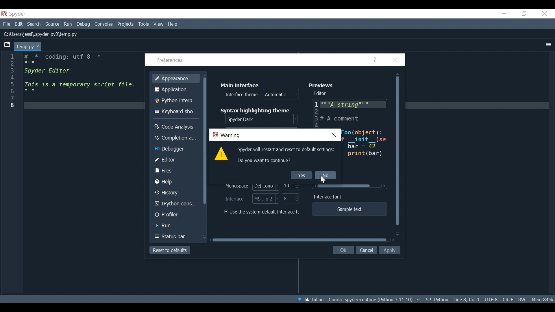 The height and width of the screenshot is (312, 555). I want to click on Do you want to continue, so click(265, 161).